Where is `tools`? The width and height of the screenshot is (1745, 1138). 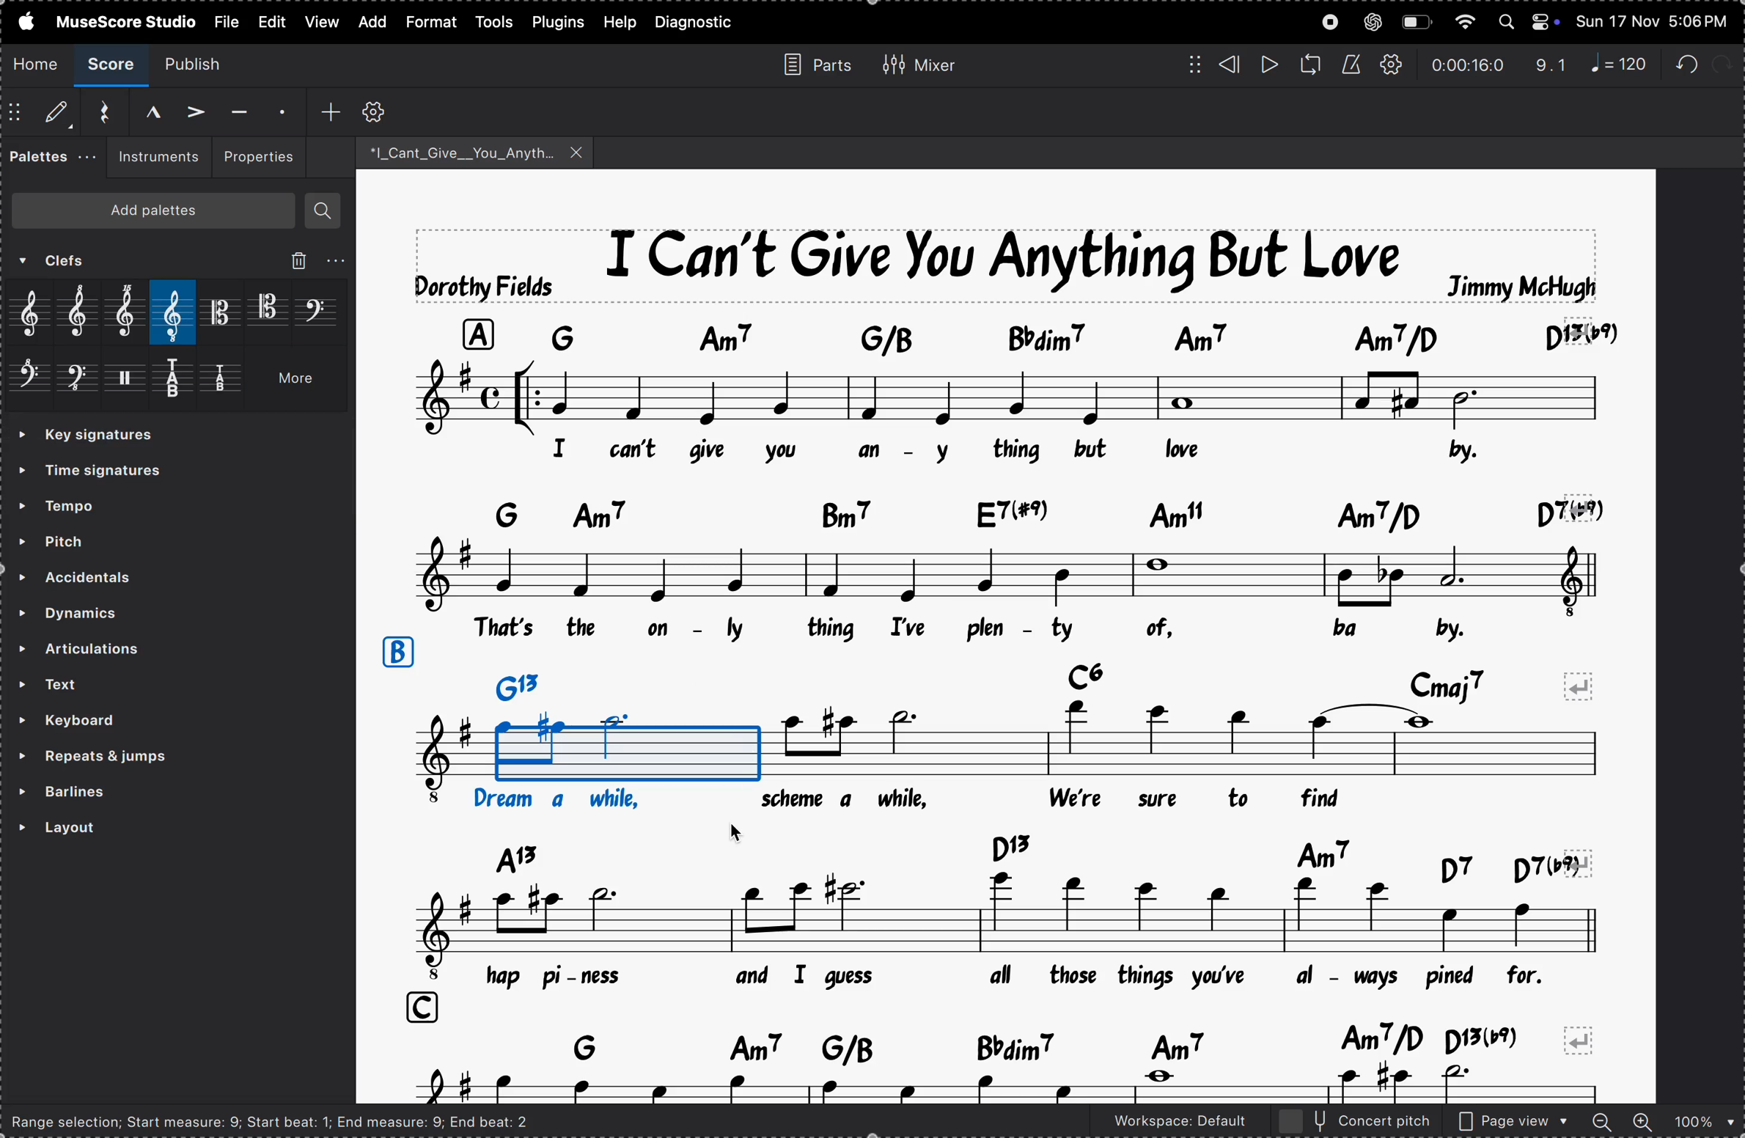
tools is located at coordinates (496, 21).